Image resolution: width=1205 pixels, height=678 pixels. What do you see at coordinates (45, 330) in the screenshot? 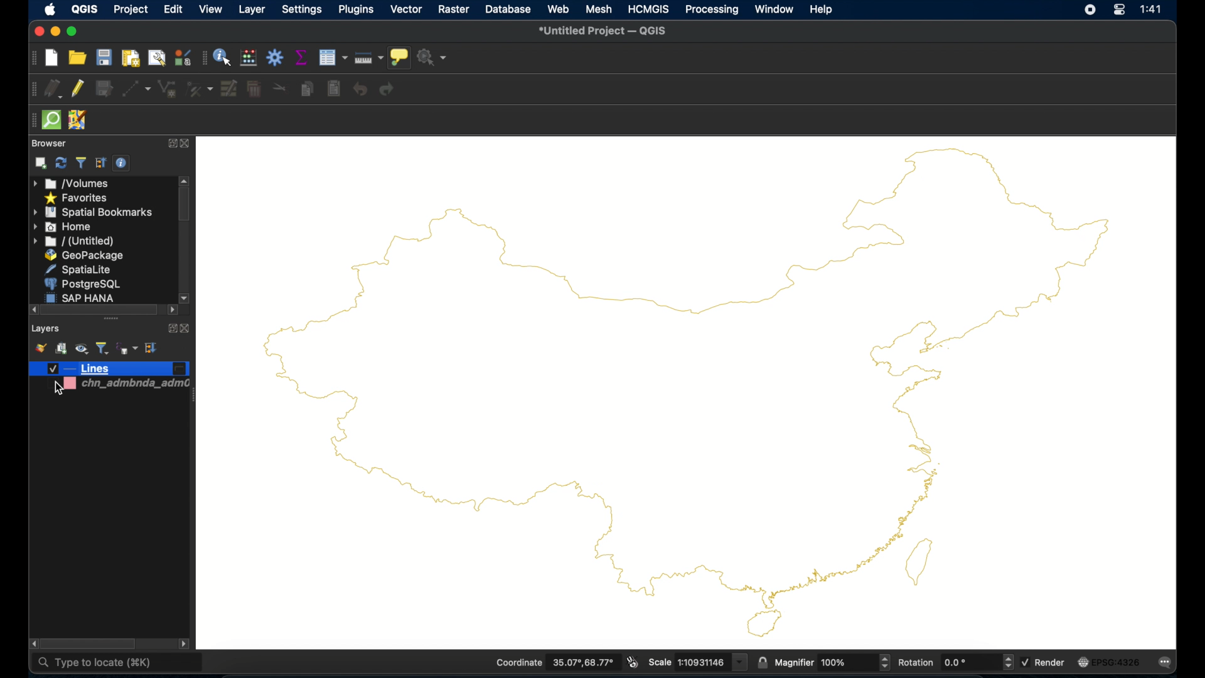
I see `layers` at bounding box center [45, 330].